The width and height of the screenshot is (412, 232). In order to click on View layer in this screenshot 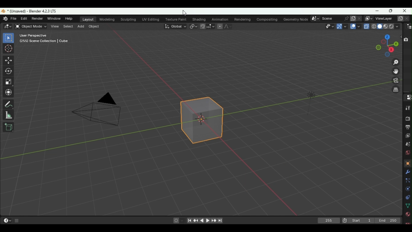, I will do `click(407, 136)`.